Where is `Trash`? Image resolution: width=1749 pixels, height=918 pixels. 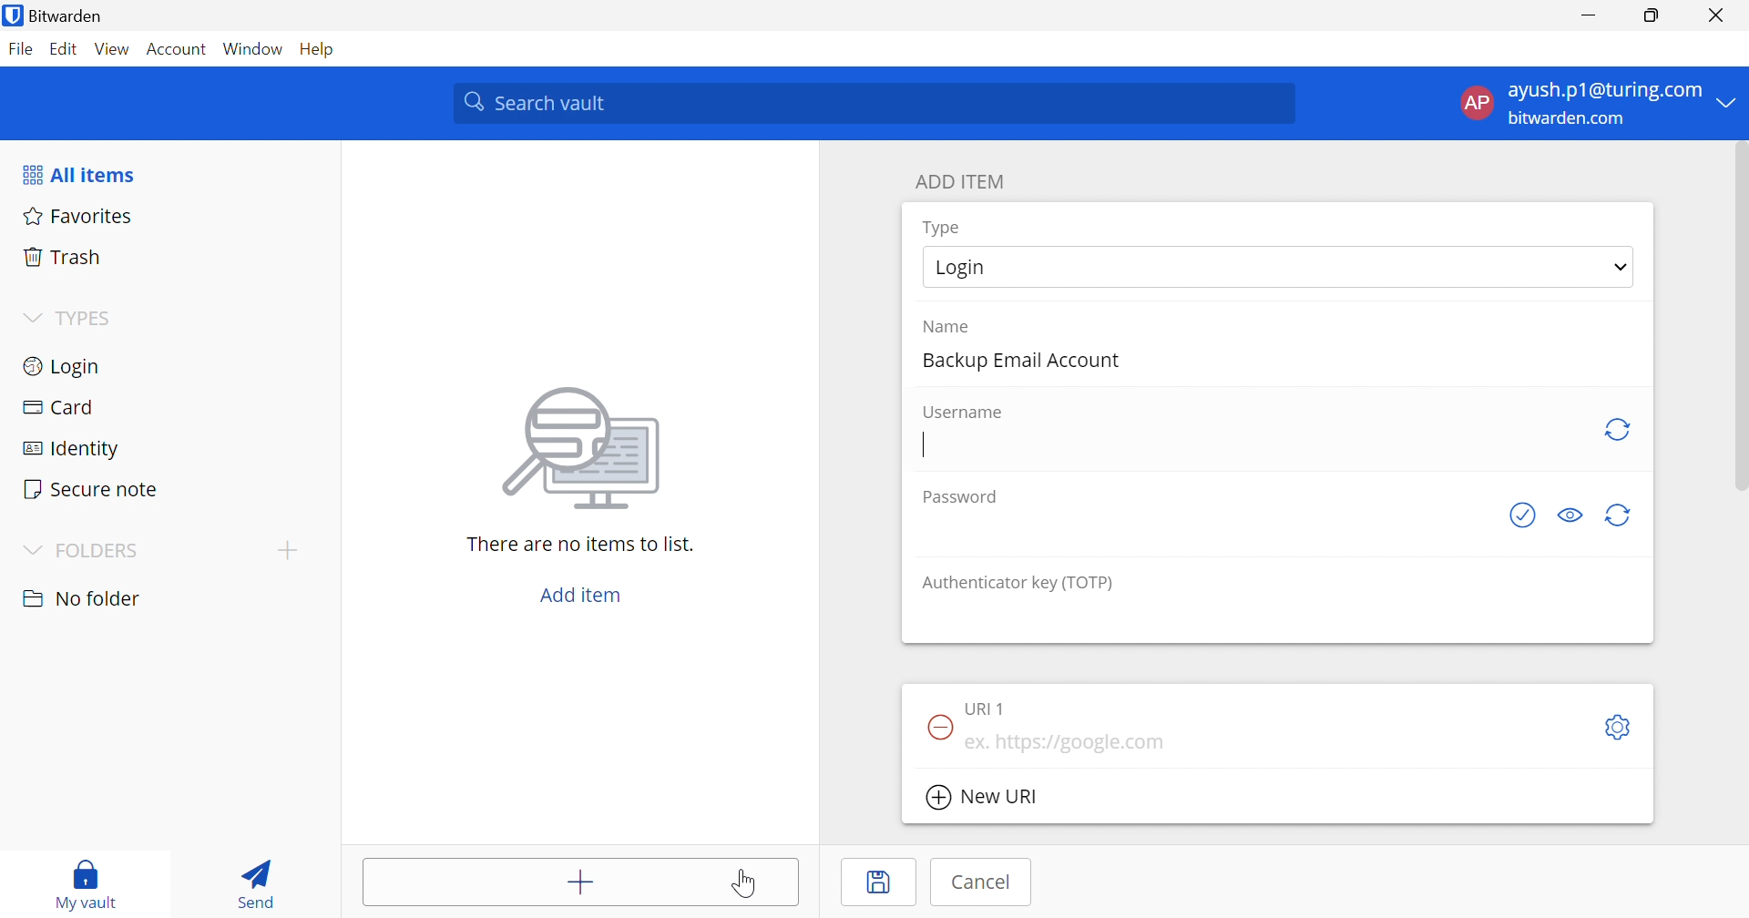
Trash is located at coordinates (64, 255).